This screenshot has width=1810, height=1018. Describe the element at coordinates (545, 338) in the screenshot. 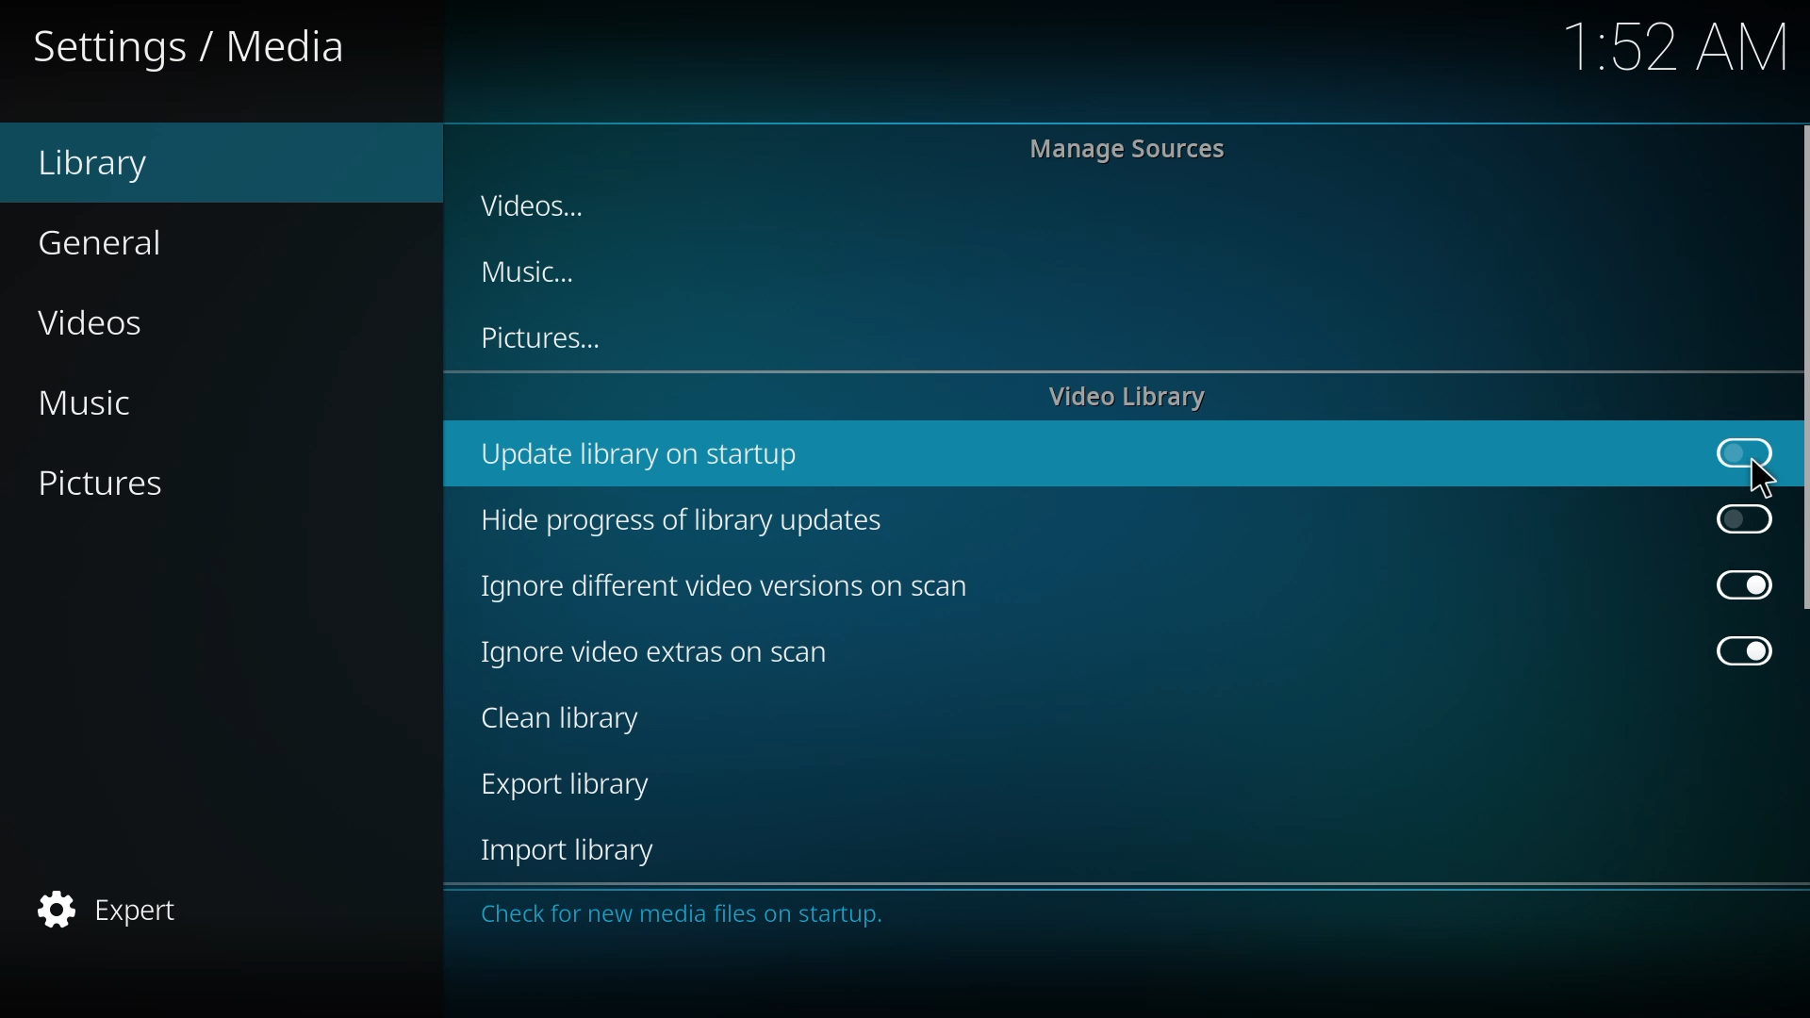

I see `pictures` at that location.